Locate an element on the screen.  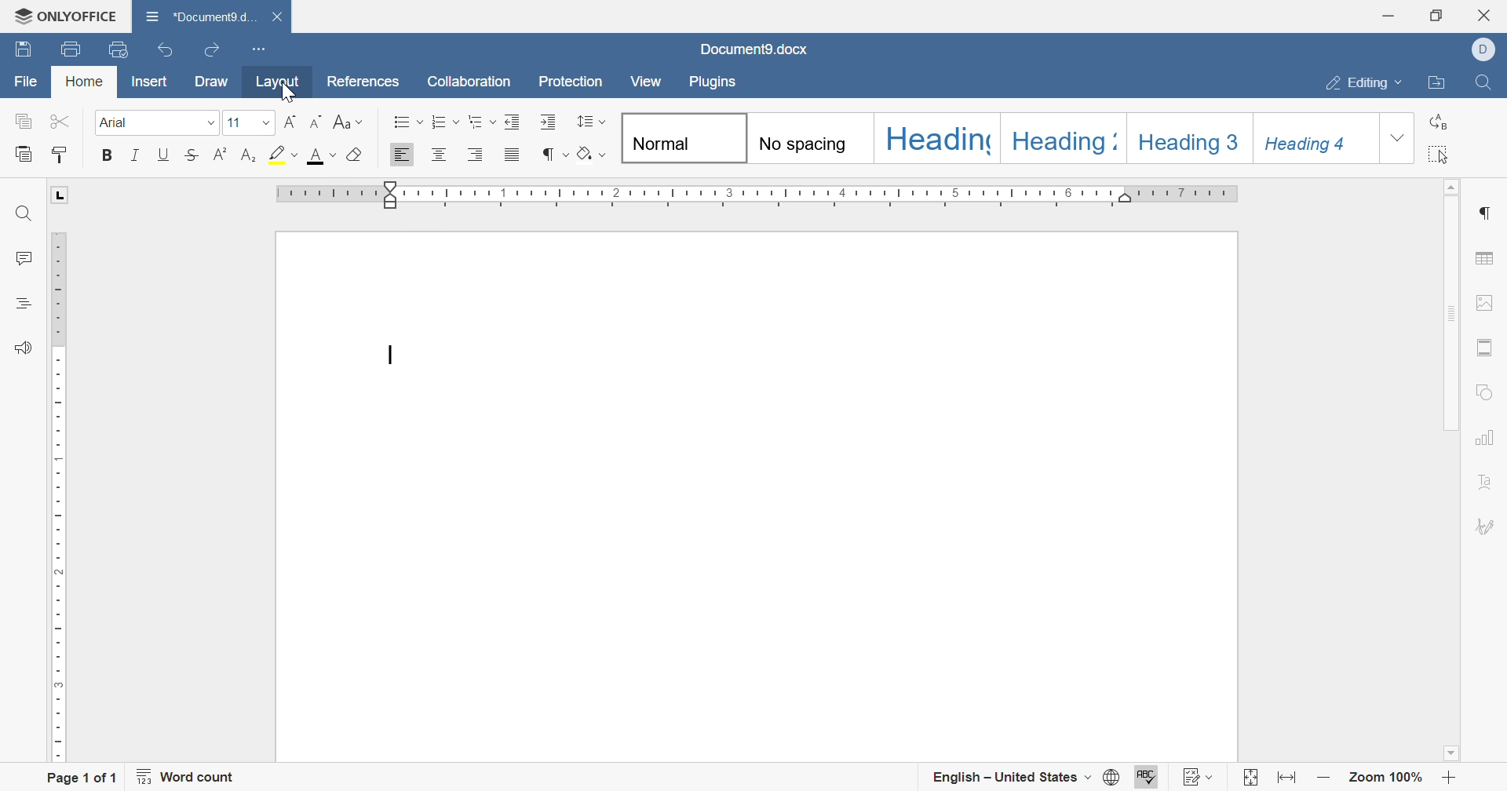
set document language is located at coordinates (1117, 777).